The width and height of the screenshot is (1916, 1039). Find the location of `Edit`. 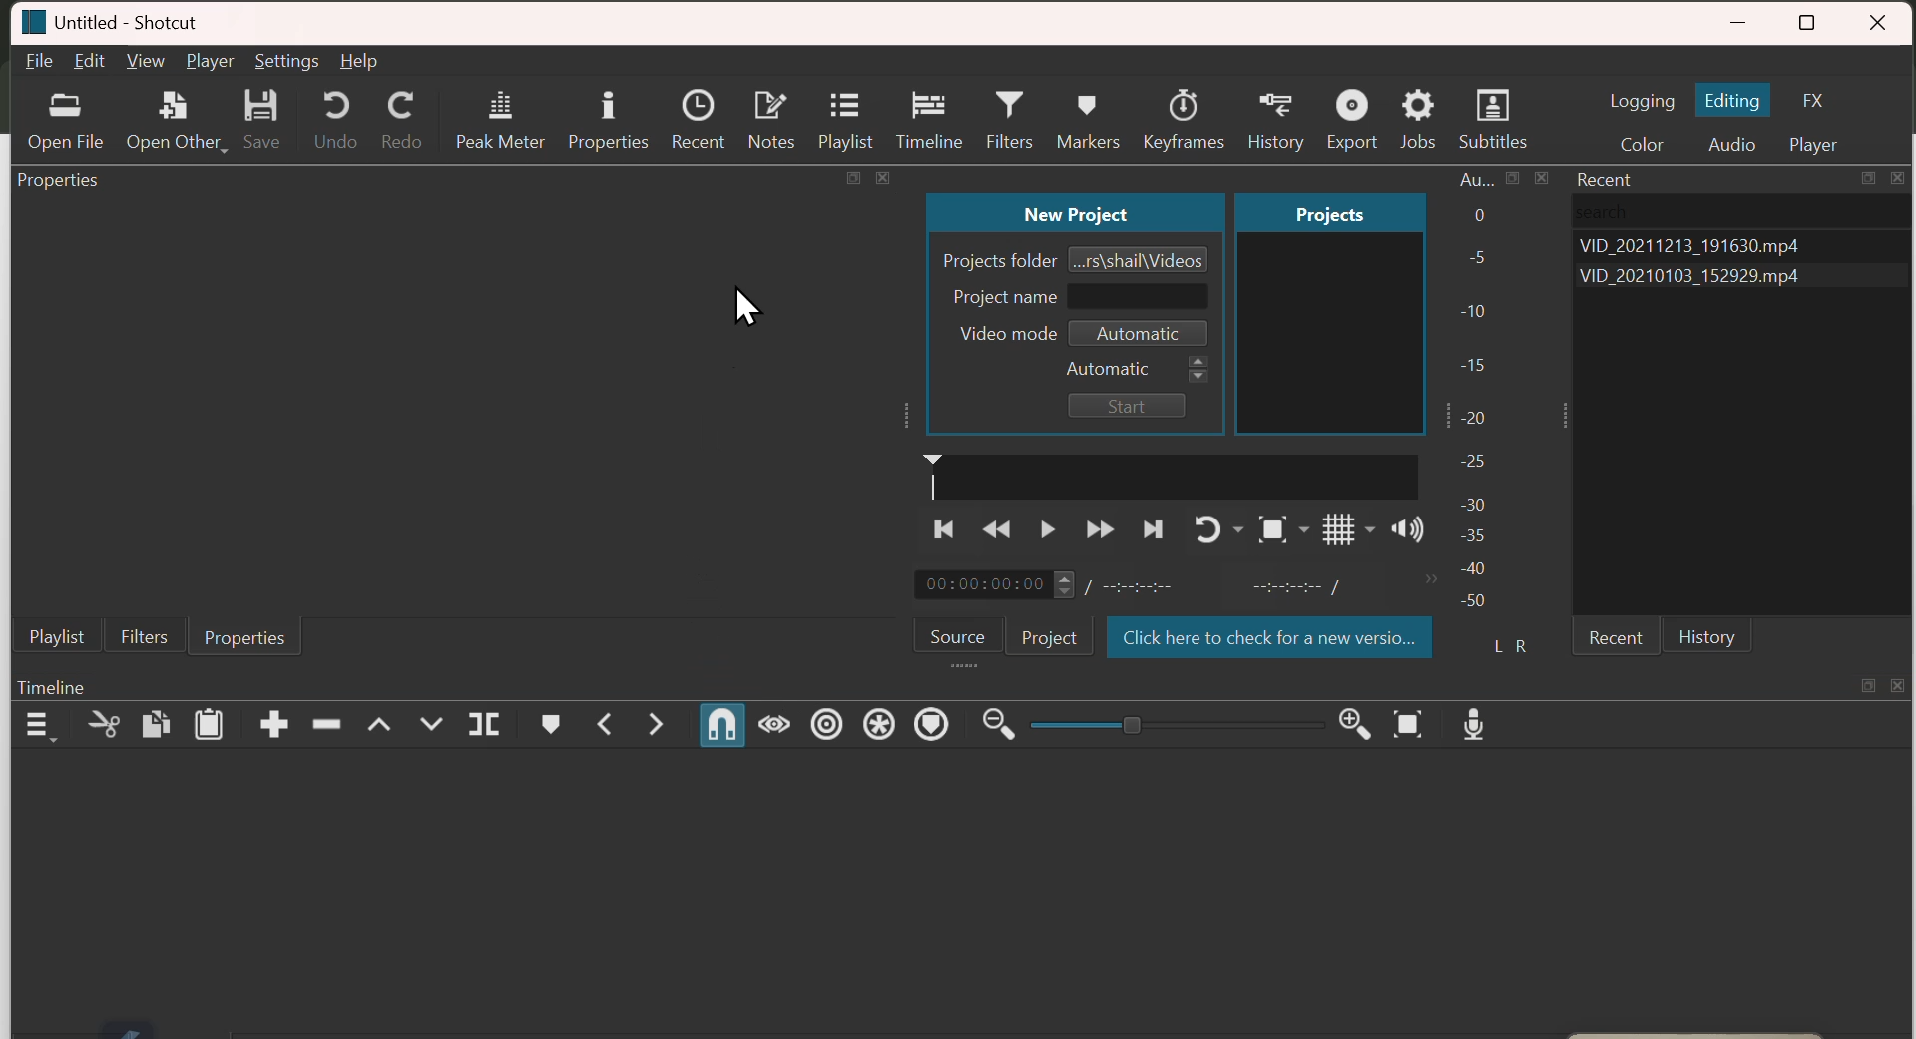

Edit is located at coordinates (87, 61).